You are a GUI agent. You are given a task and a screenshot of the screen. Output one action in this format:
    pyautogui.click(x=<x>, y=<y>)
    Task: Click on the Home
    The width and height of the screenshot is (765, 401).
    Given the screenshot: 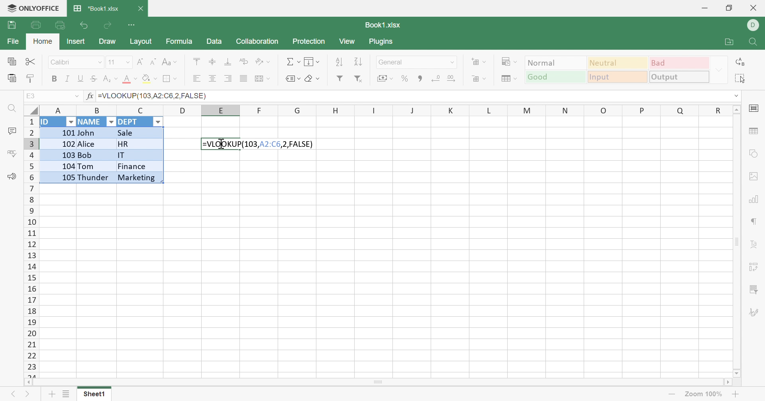 What is the action you would take?
    pyautogui.click(x=41, y=42)
    